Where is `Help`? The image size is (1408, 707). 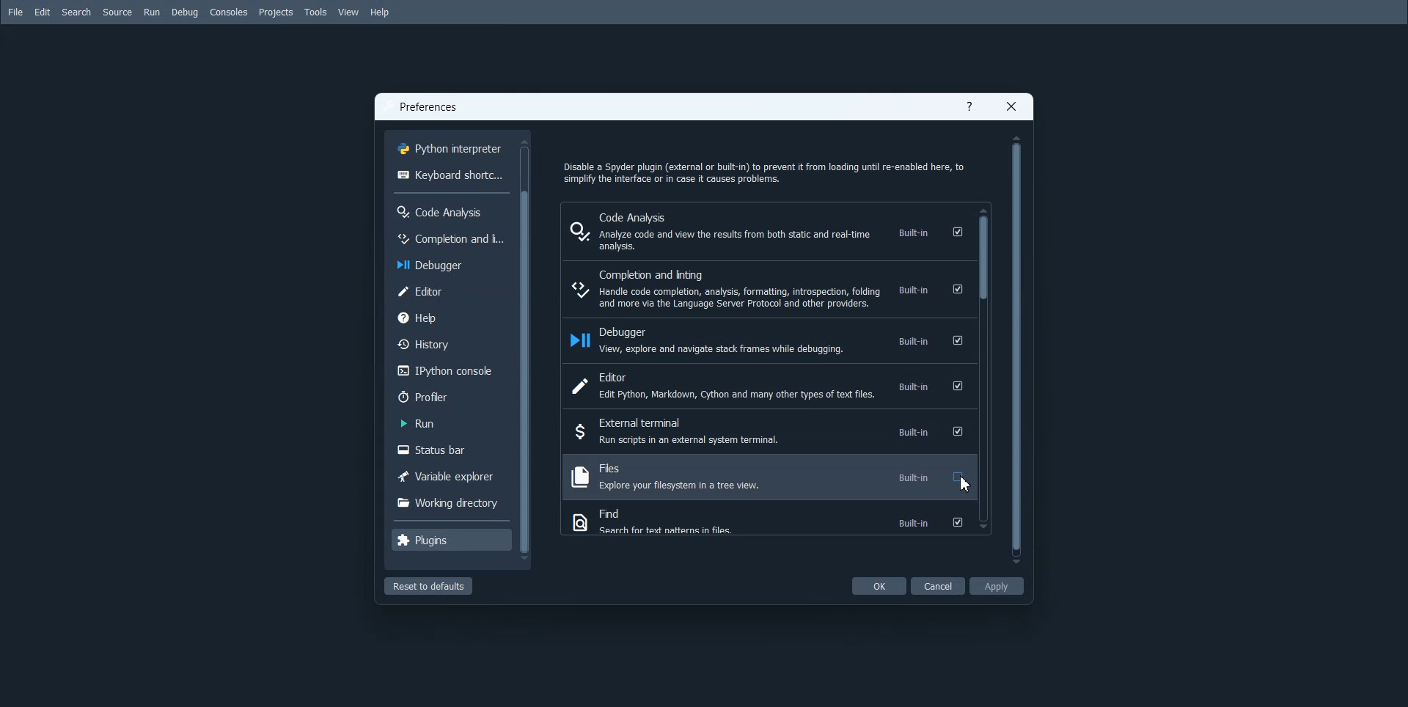 Help is located at coordinates (379, 12).